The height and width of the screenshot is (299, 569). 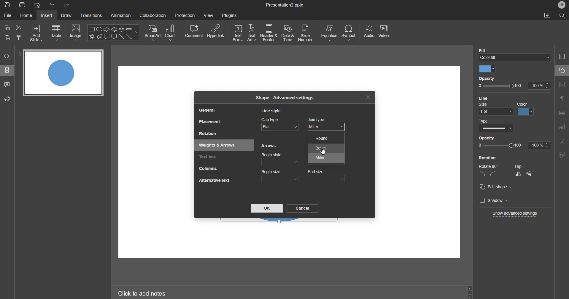 What do you see at coordinates (216, 31) in the screenshot?
I see `Hyperlink` at bounding box center [216, 31].